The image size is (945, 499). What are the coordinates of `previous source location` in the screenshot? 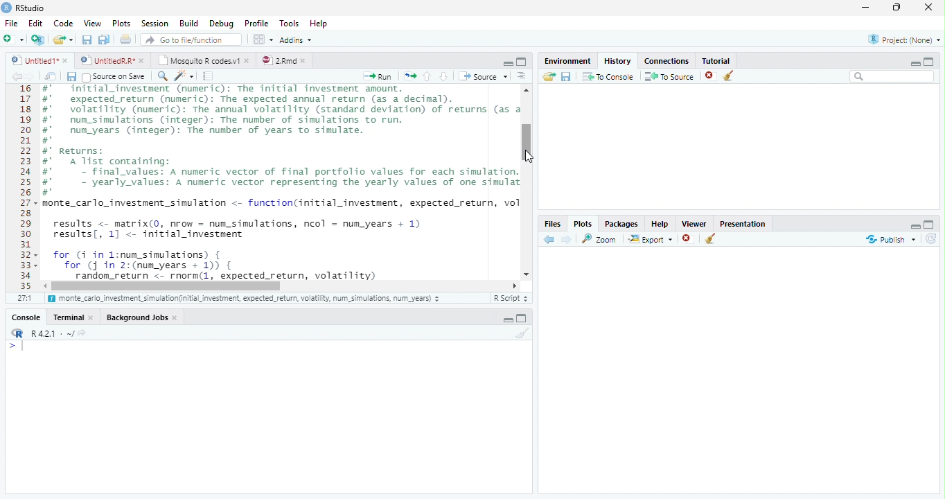 It's located at (16, 76).